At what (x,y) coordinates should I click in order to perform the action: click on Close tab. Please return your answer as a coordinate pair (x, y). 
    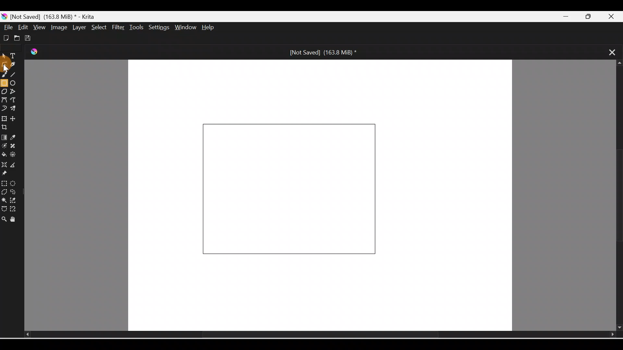
    Looking at the image, I should click on (609, 52).